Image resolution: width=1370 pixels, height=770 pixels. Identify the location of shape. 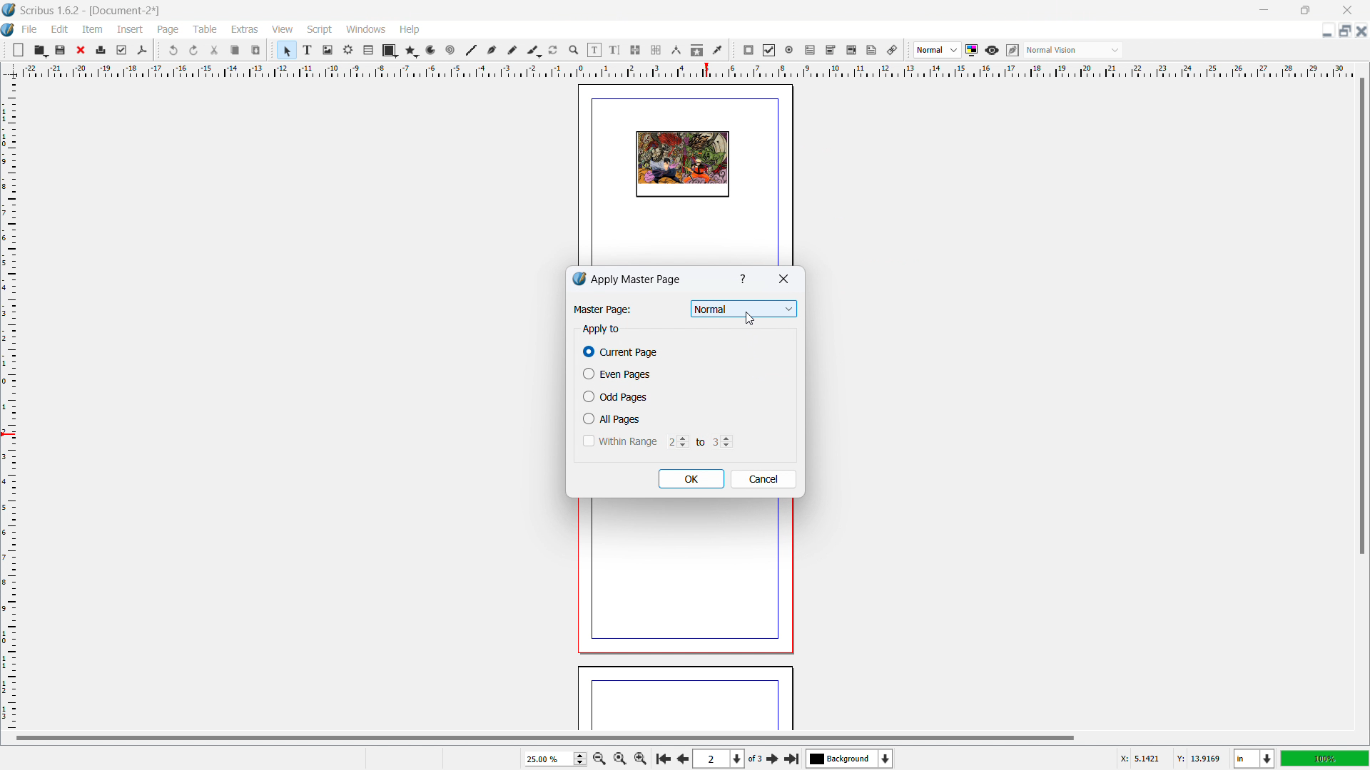
(390, 51).